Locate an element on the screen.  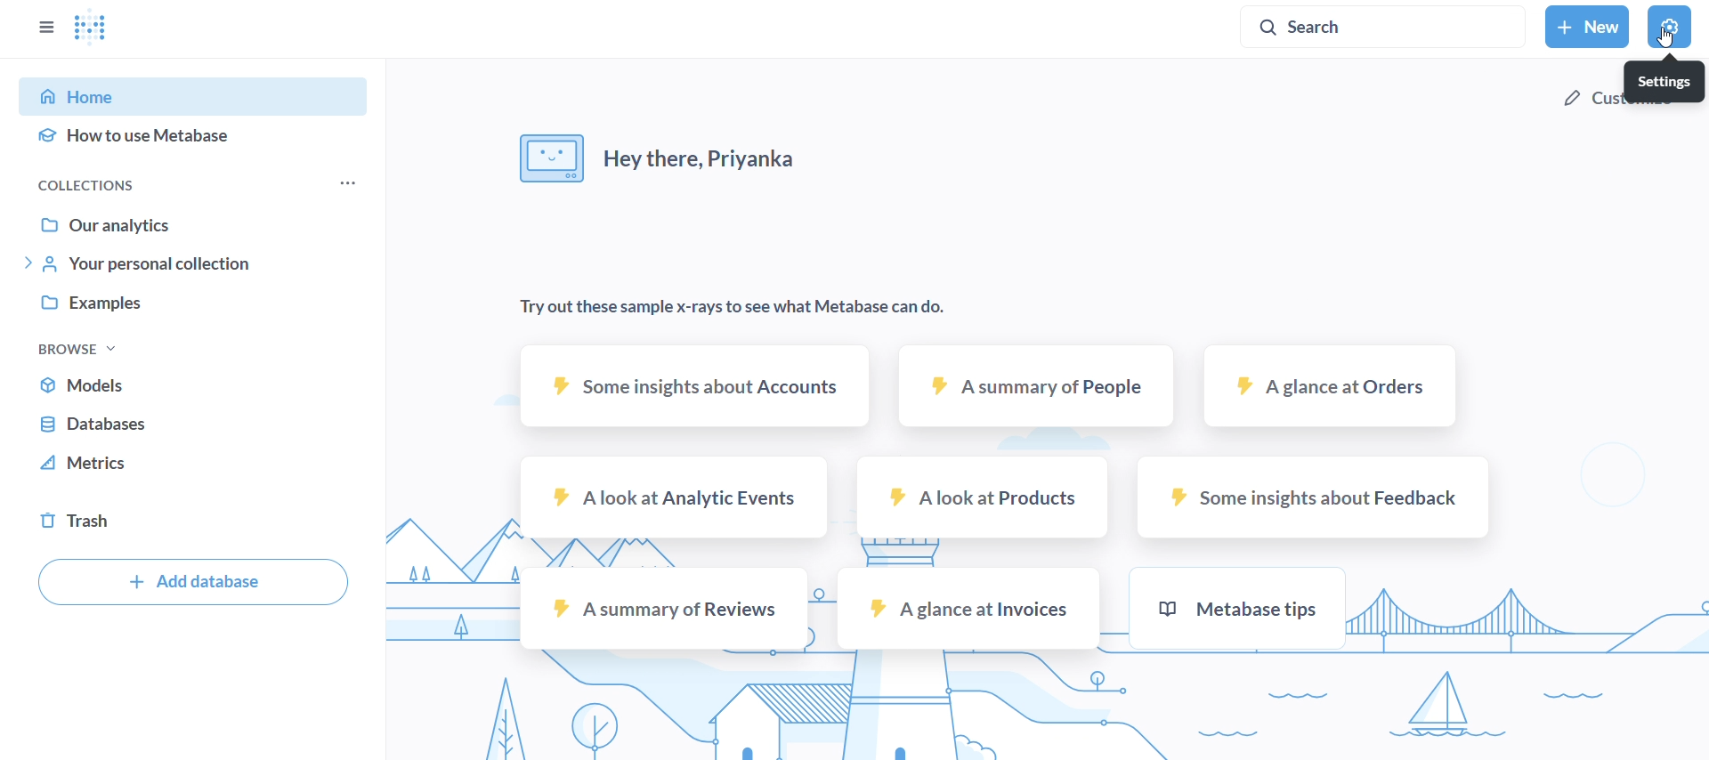
a glance at orders is located at coordinates (1335, 385).